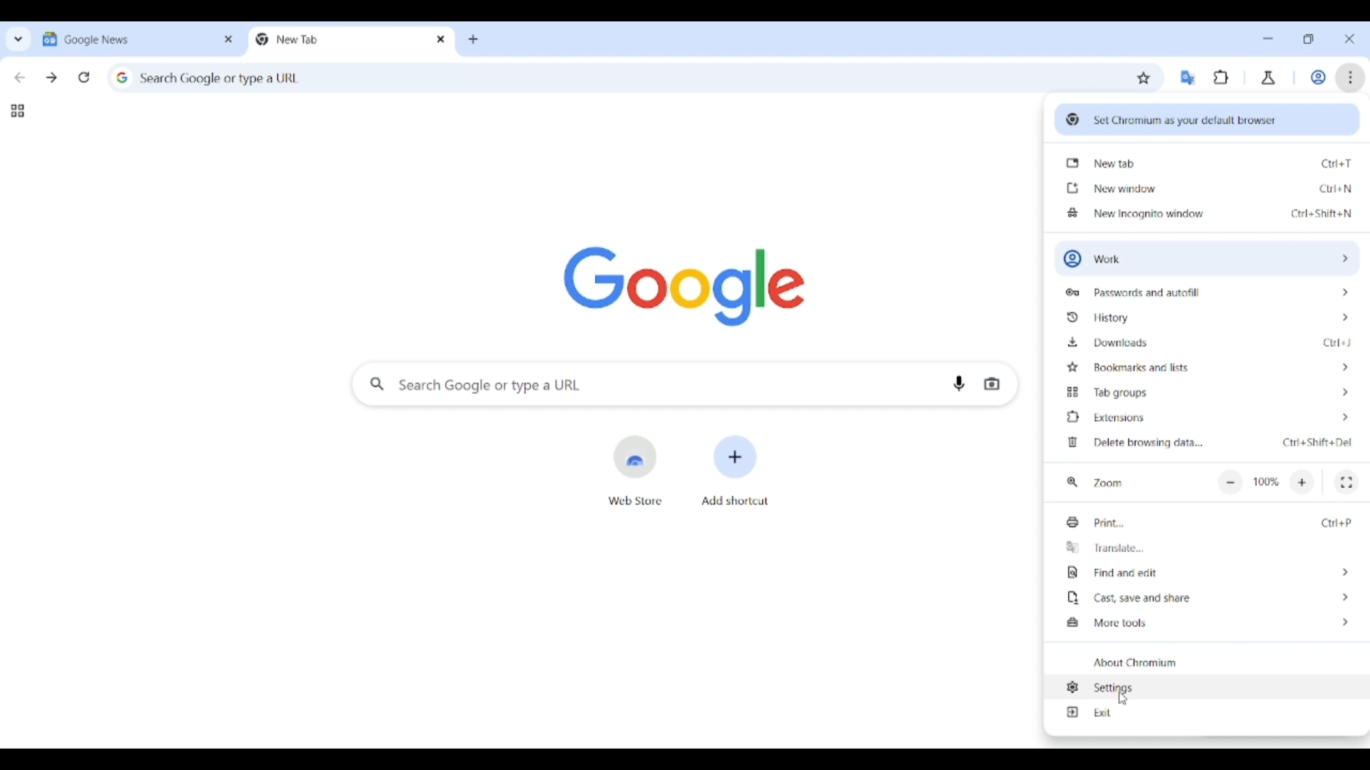 The height and width of the screenshot is (770, 1370). Describe the element at coordinates (1209, 522) in the screenshot. I see `Print` at that location.